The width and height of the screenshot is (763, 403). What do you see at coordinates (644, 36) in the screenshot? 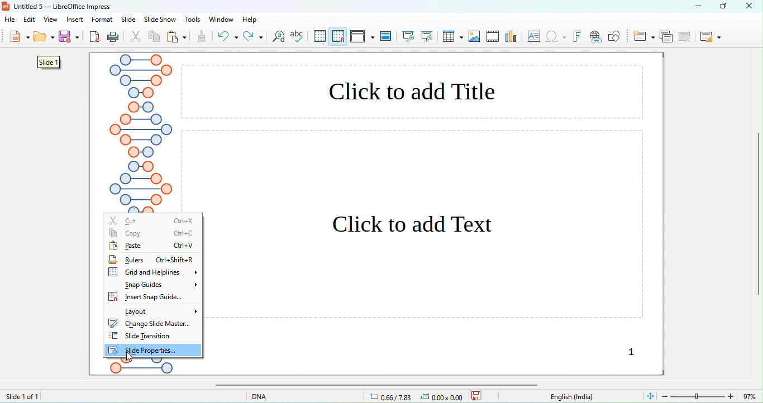
I see `new slide` at bounding box center [644, 36].